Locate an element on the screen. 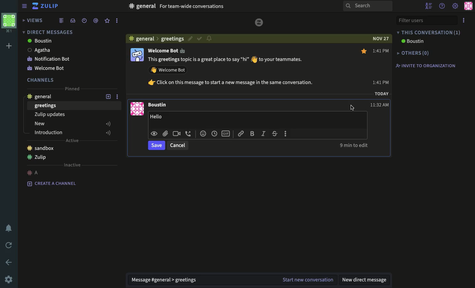 The height and width of the screenshot is (288, 475). 1:41 PM is located at coordinates (381, 66).